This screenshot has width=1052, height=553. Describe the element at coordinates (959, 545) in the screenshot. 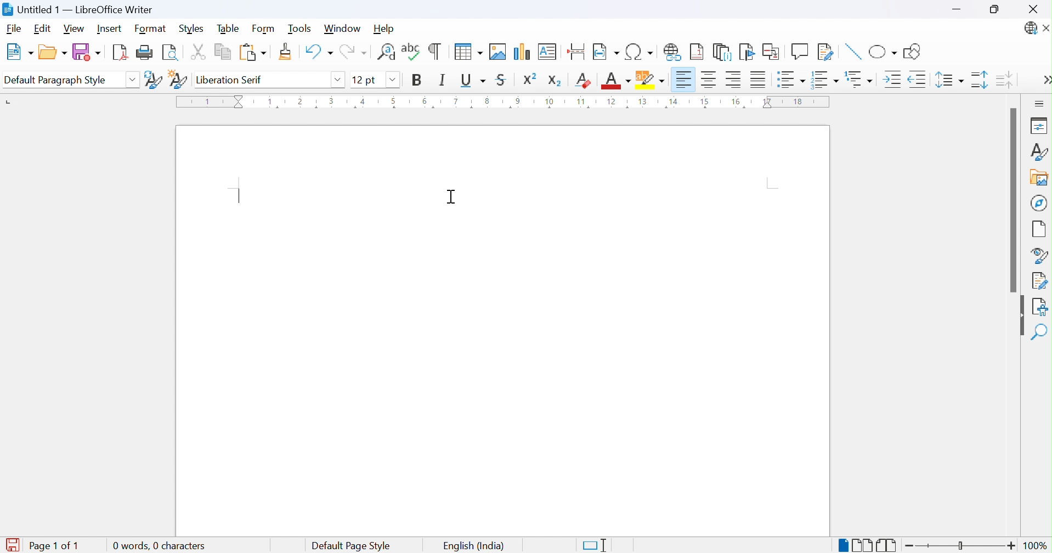

I see `Slider` at that location.